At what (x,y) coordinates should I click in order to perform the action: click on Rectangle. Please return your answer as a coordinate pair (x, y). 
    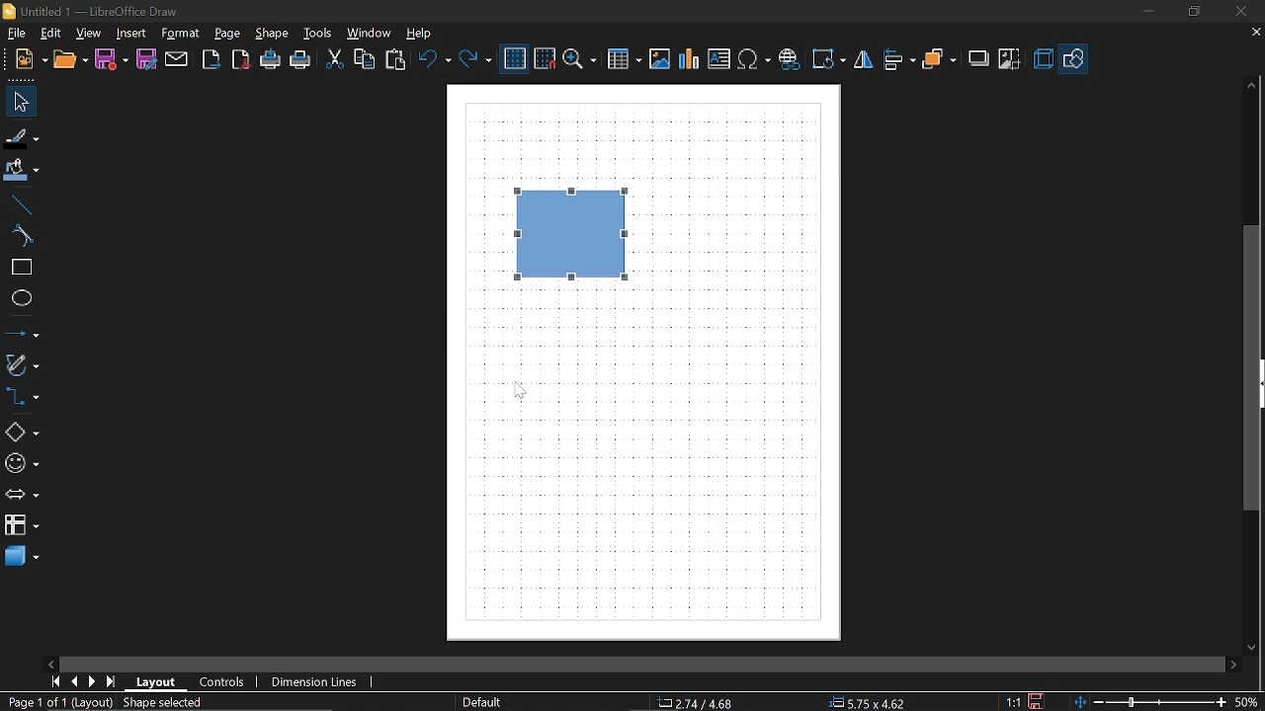
    Looking at the image, I should click on (18, 268).